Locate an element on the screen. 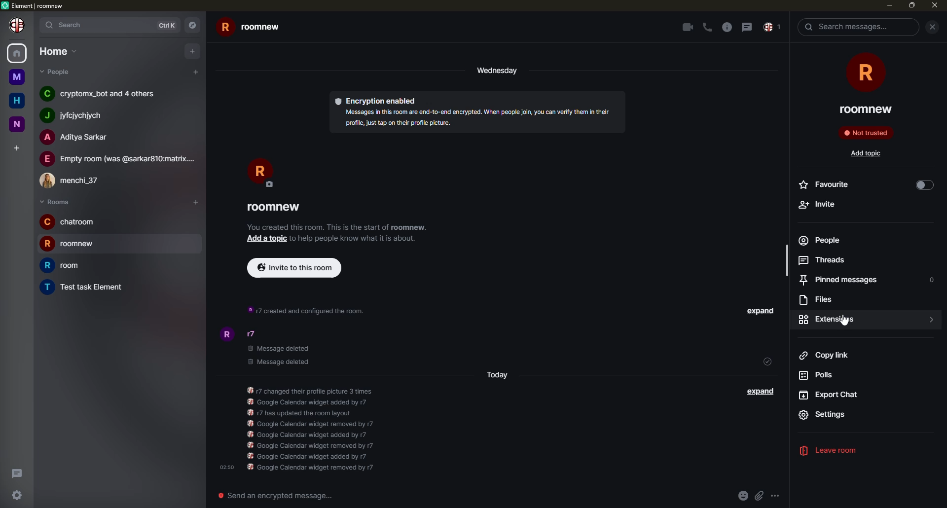 The width and height of the screenshot is (947, 508). close is located at coordinates (935, 7).